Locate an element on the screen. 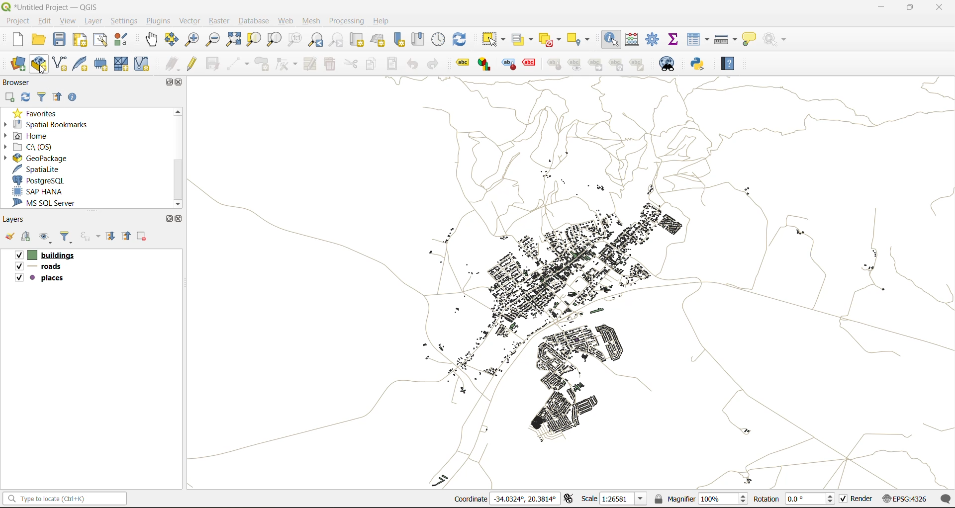 Image resolution: width=955 pixels, height=508 pixels. temporary scratch layer is located at coordinates (102, 65).